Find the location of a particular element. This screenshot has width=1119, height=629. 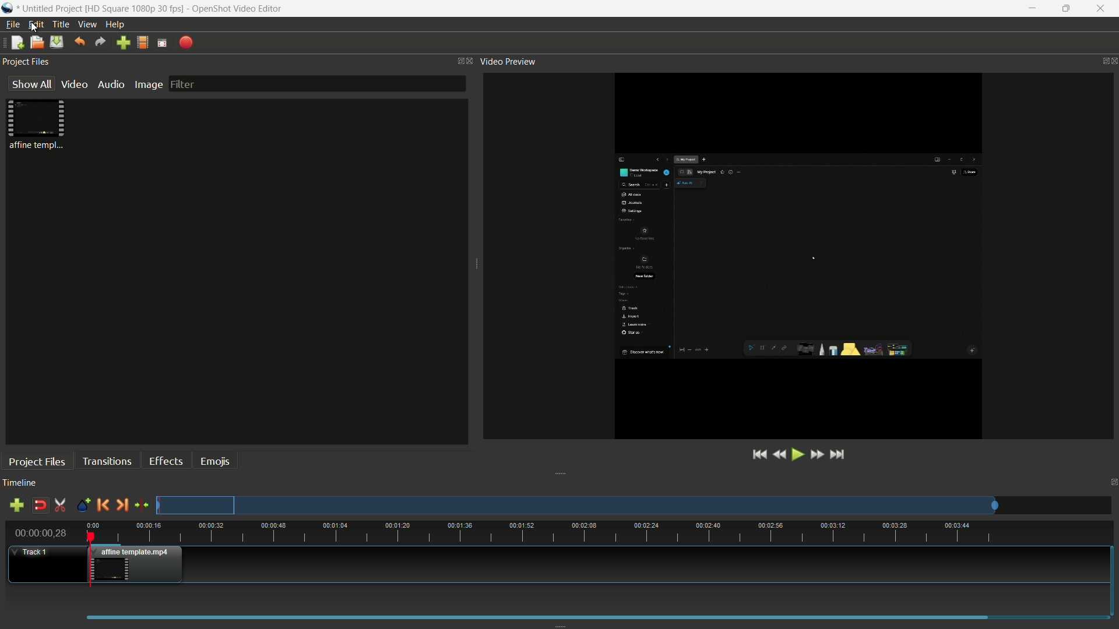

import file is located at coordinates (124, 43).